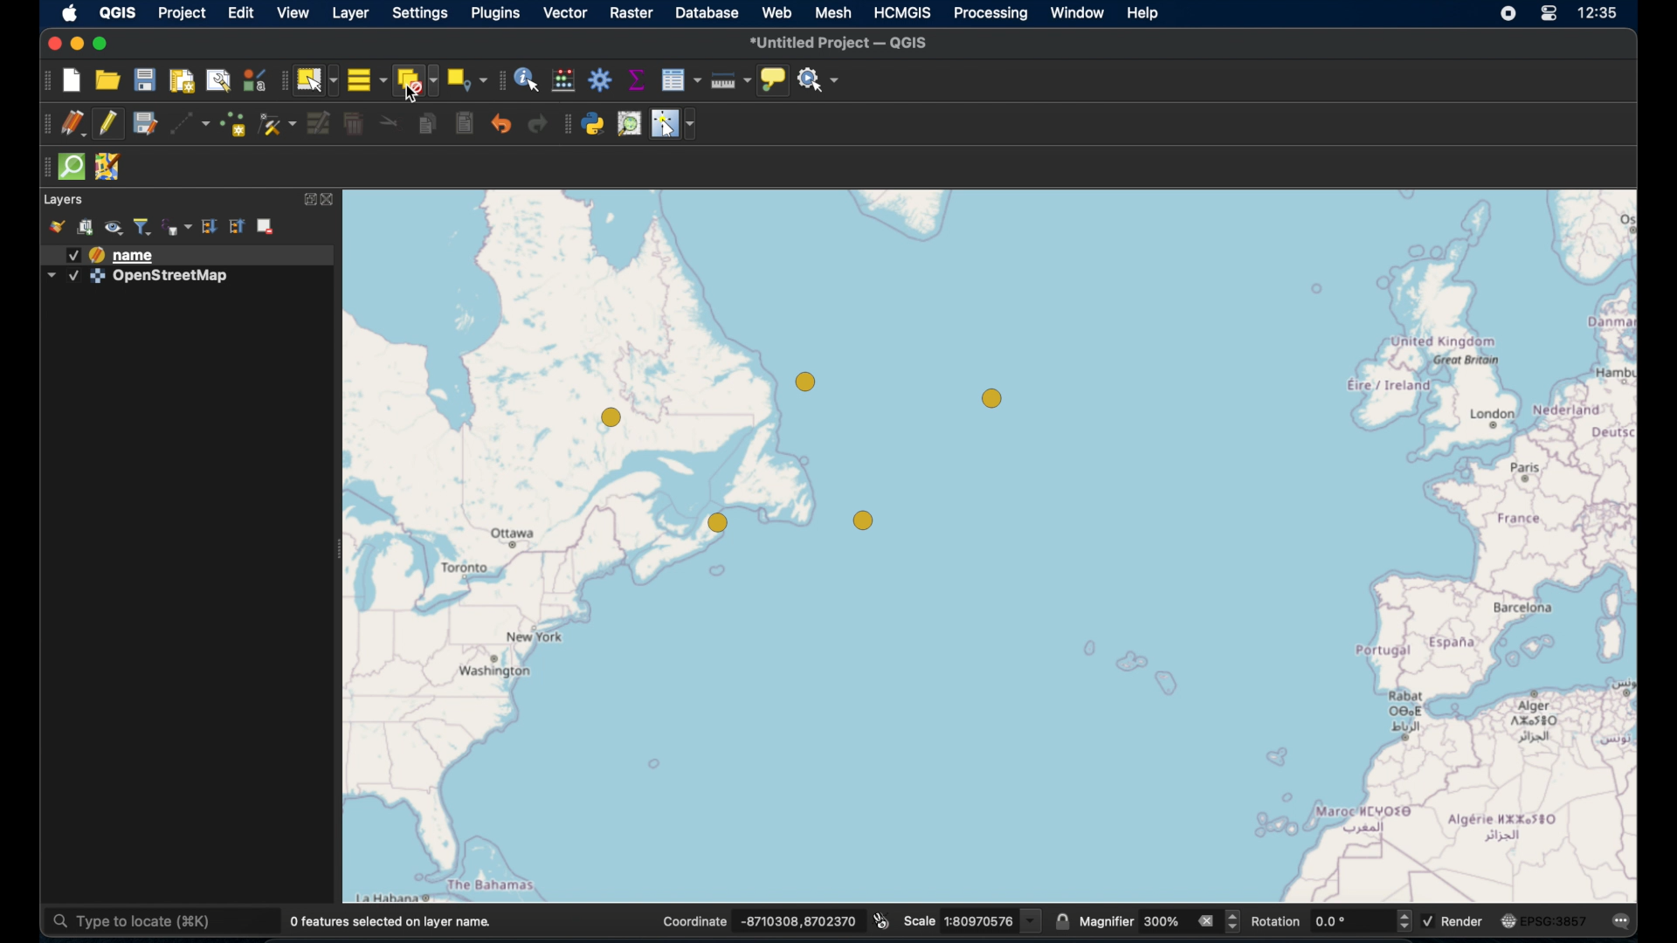  What do you see at coordinates (611, 416) in the screenshot?
I see `unselected point` at bounding box center [611, 416].